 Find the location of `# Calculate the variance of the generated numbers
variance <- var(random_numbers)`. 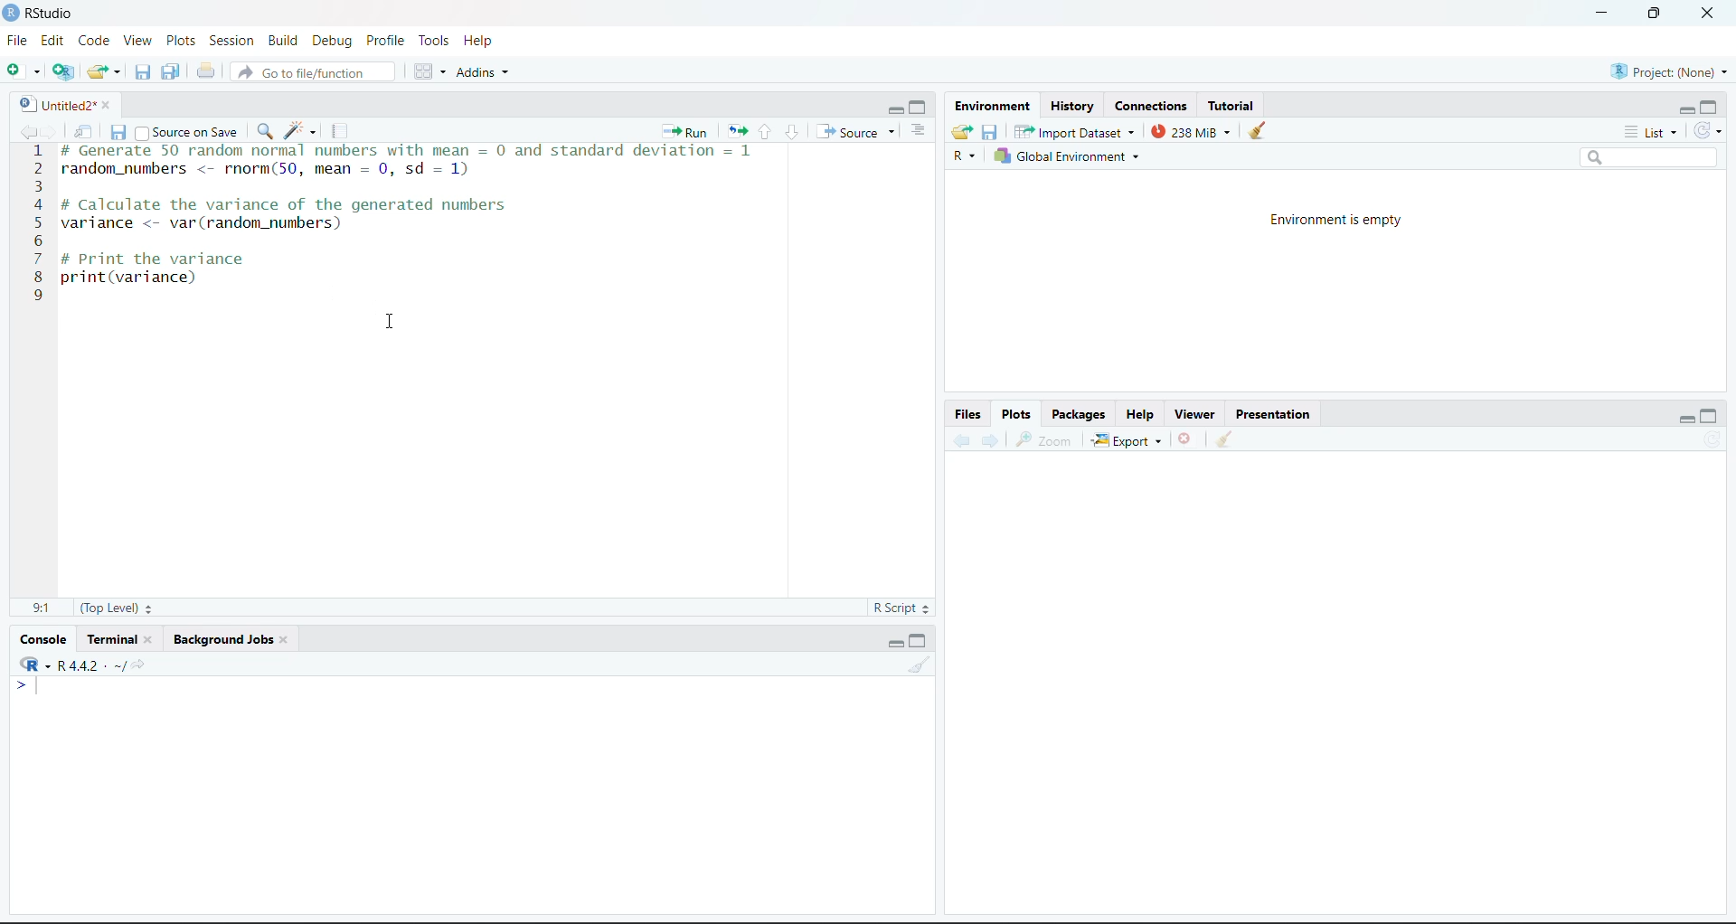

# Calculate the variance of the generated numbers
variance <- var(random_numbers) is located at coordinates (290, 216).